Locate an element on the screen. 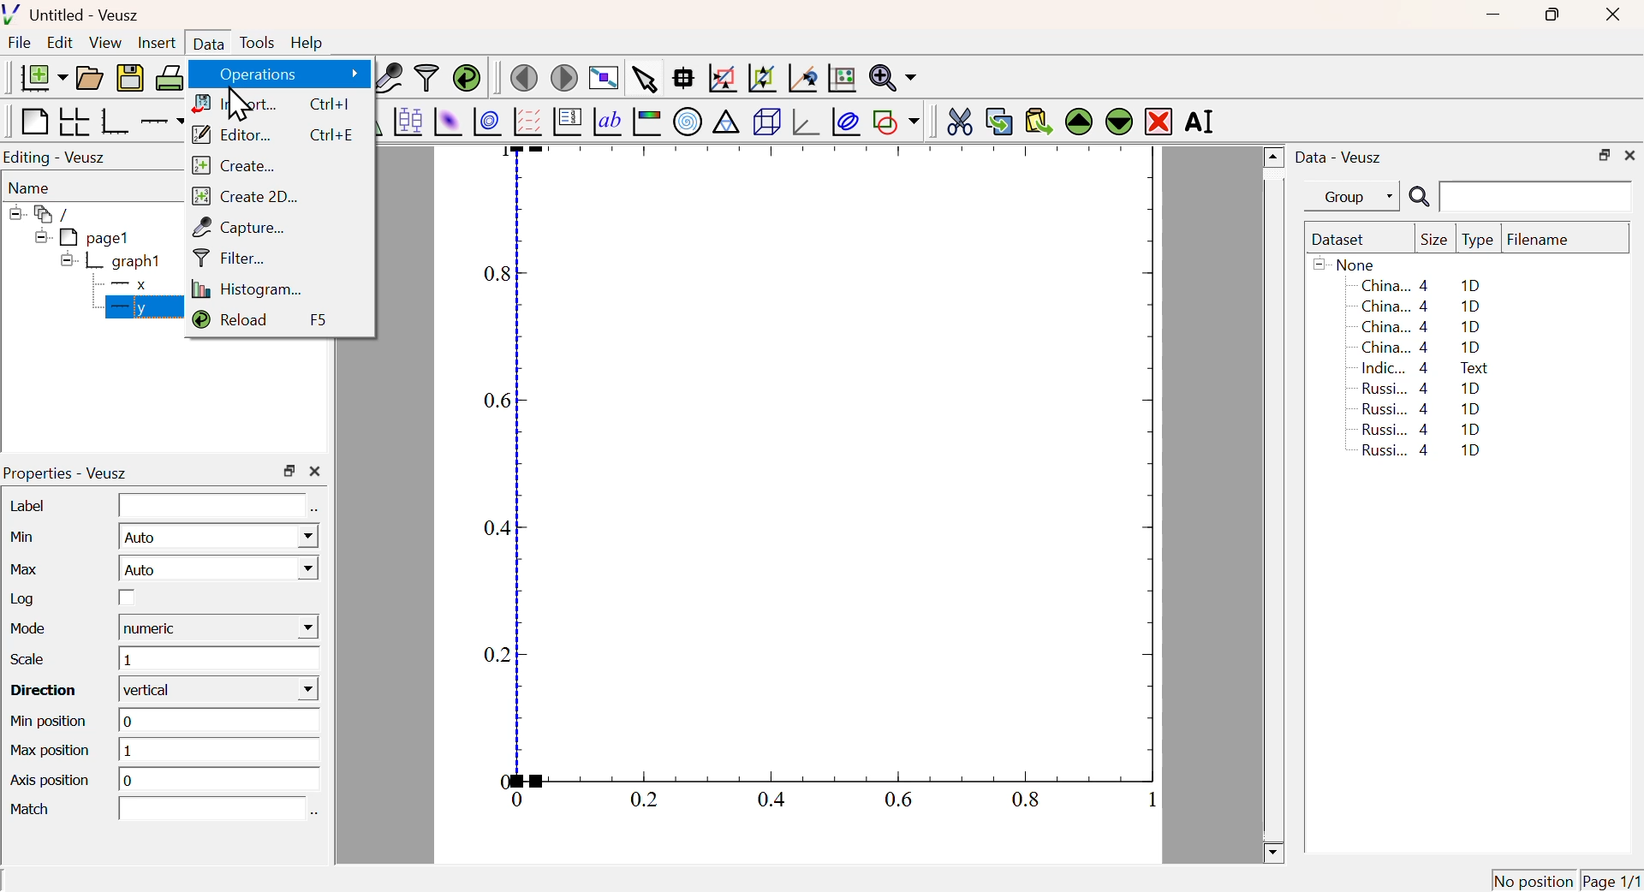 This screenshot has height=892, width=1644. Read Data points on graph is located at coordinates (683, 77).